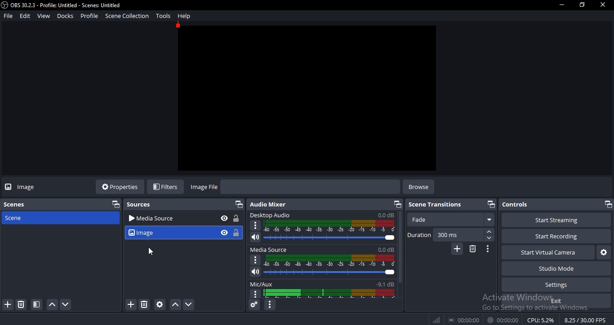  What do you see at coordinates (269, 205) in the screenshot?
I see `audio mixer` at bounding box center [269, 205].